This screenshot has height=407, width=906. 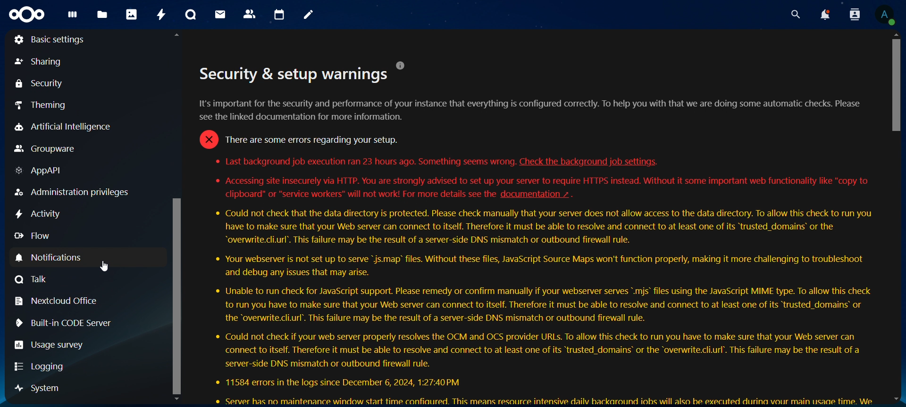 What do you see at coordinates (45, 148) in the screenshot?
I see `groupware` at bounding box center [45, 148].